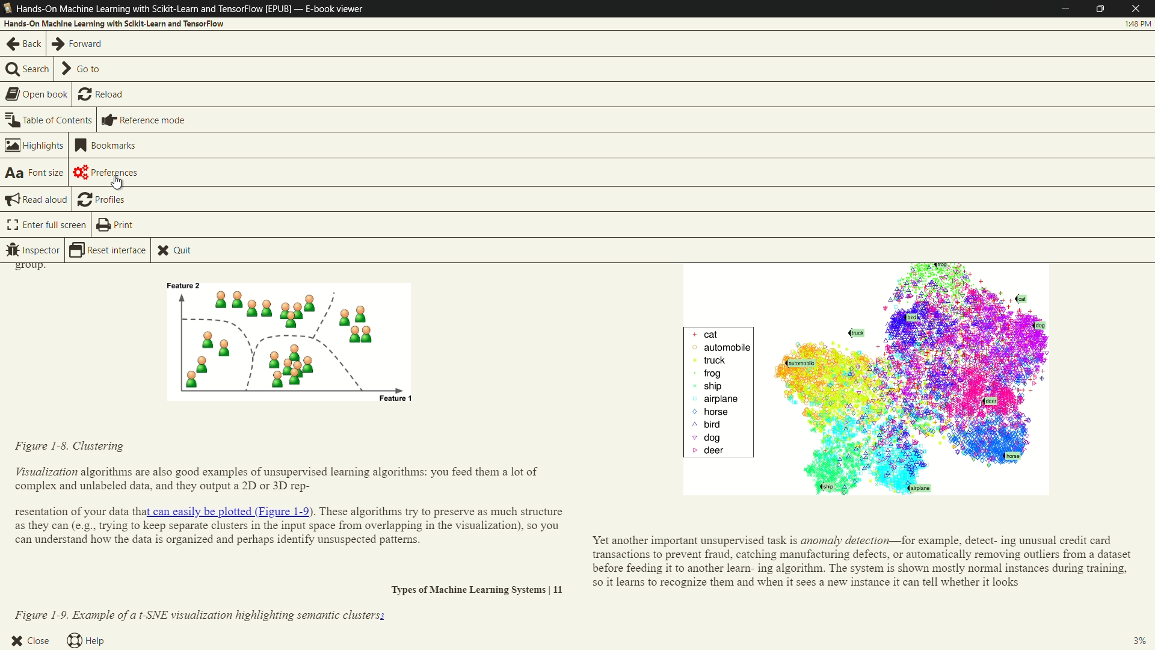  I want to click on profiles, so click(100, 199).